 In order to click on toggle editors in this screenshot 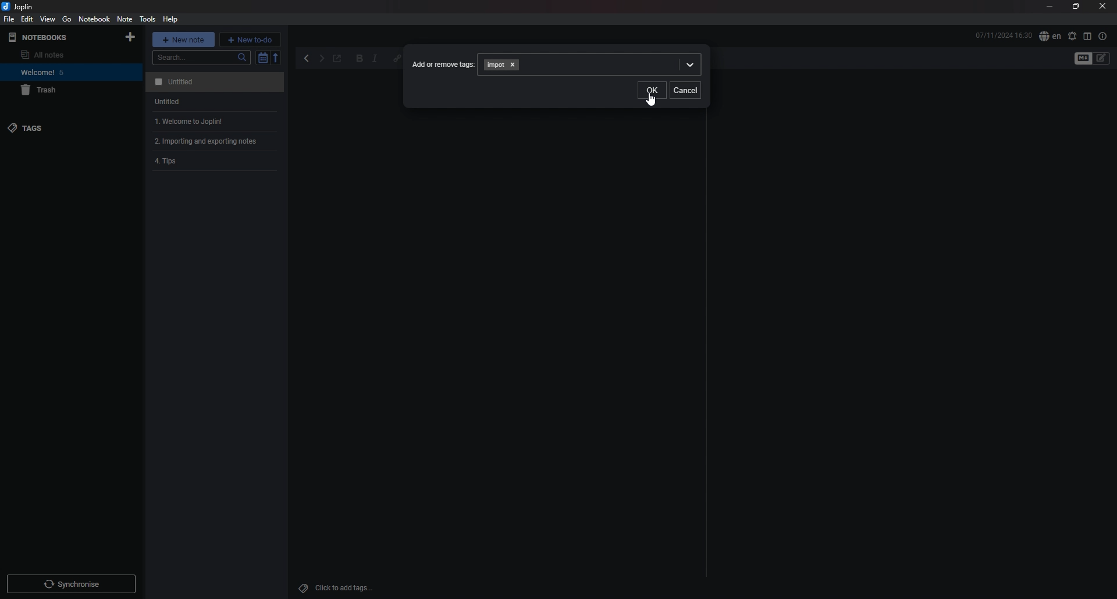, I will do `click(1083, 59)`.